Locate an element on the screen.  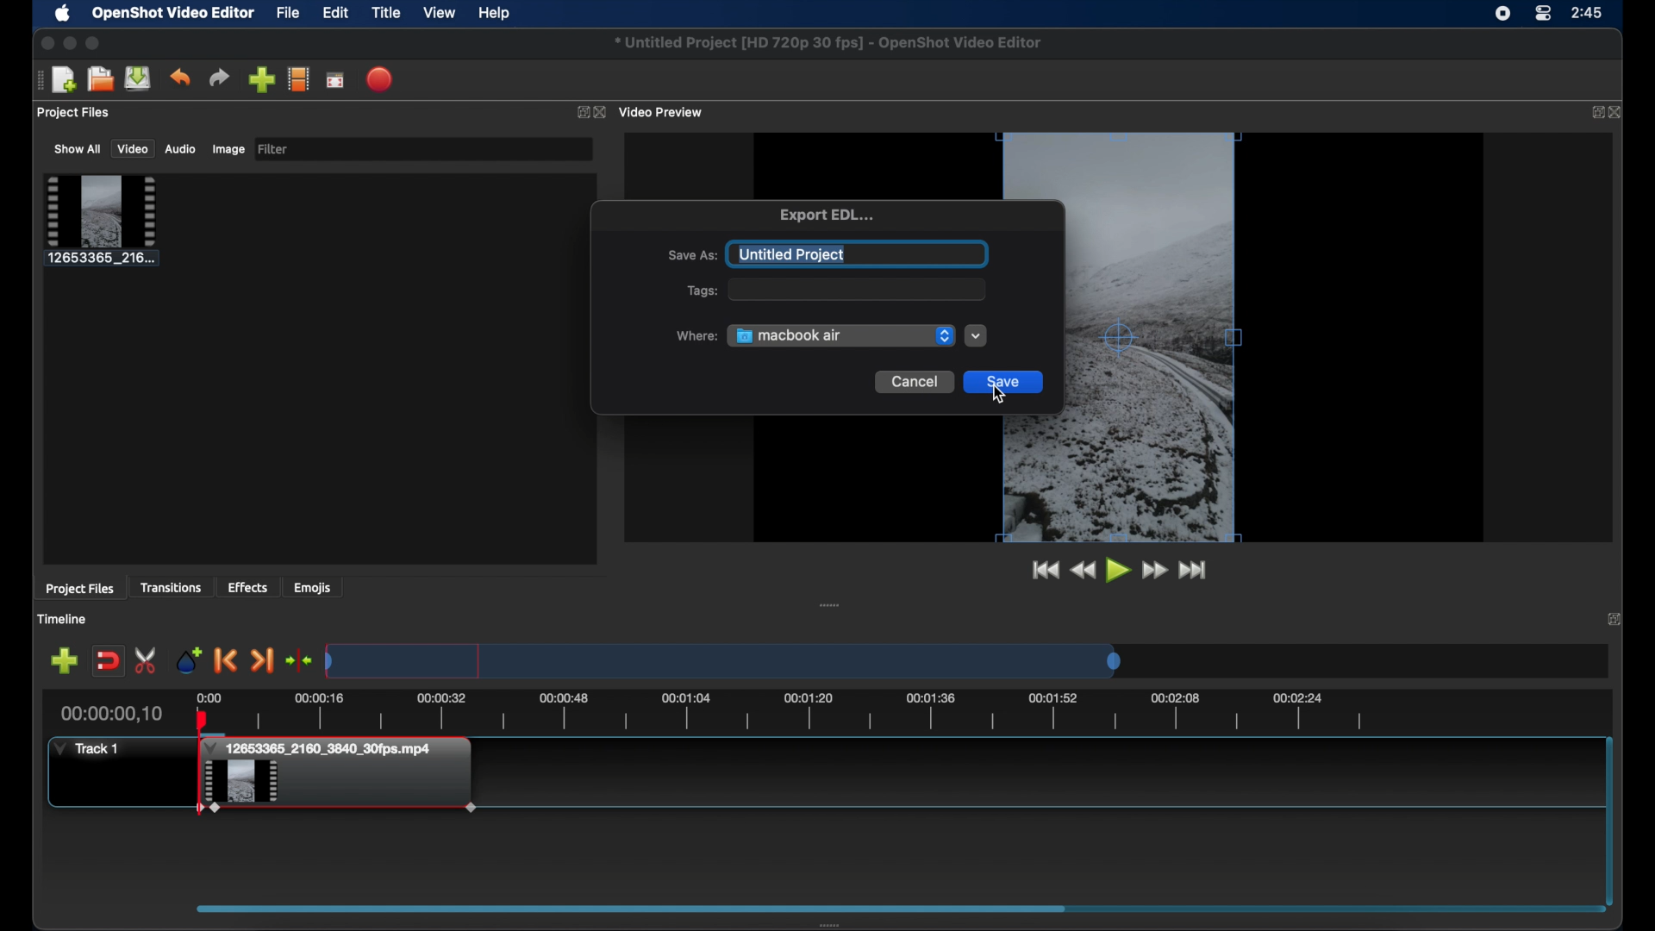
redo is located at coordinates (219, 77).